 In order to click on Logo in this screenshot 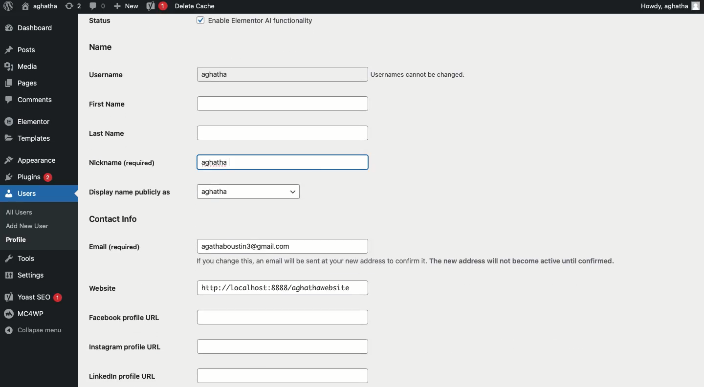, I will do `click(8, 6)`.